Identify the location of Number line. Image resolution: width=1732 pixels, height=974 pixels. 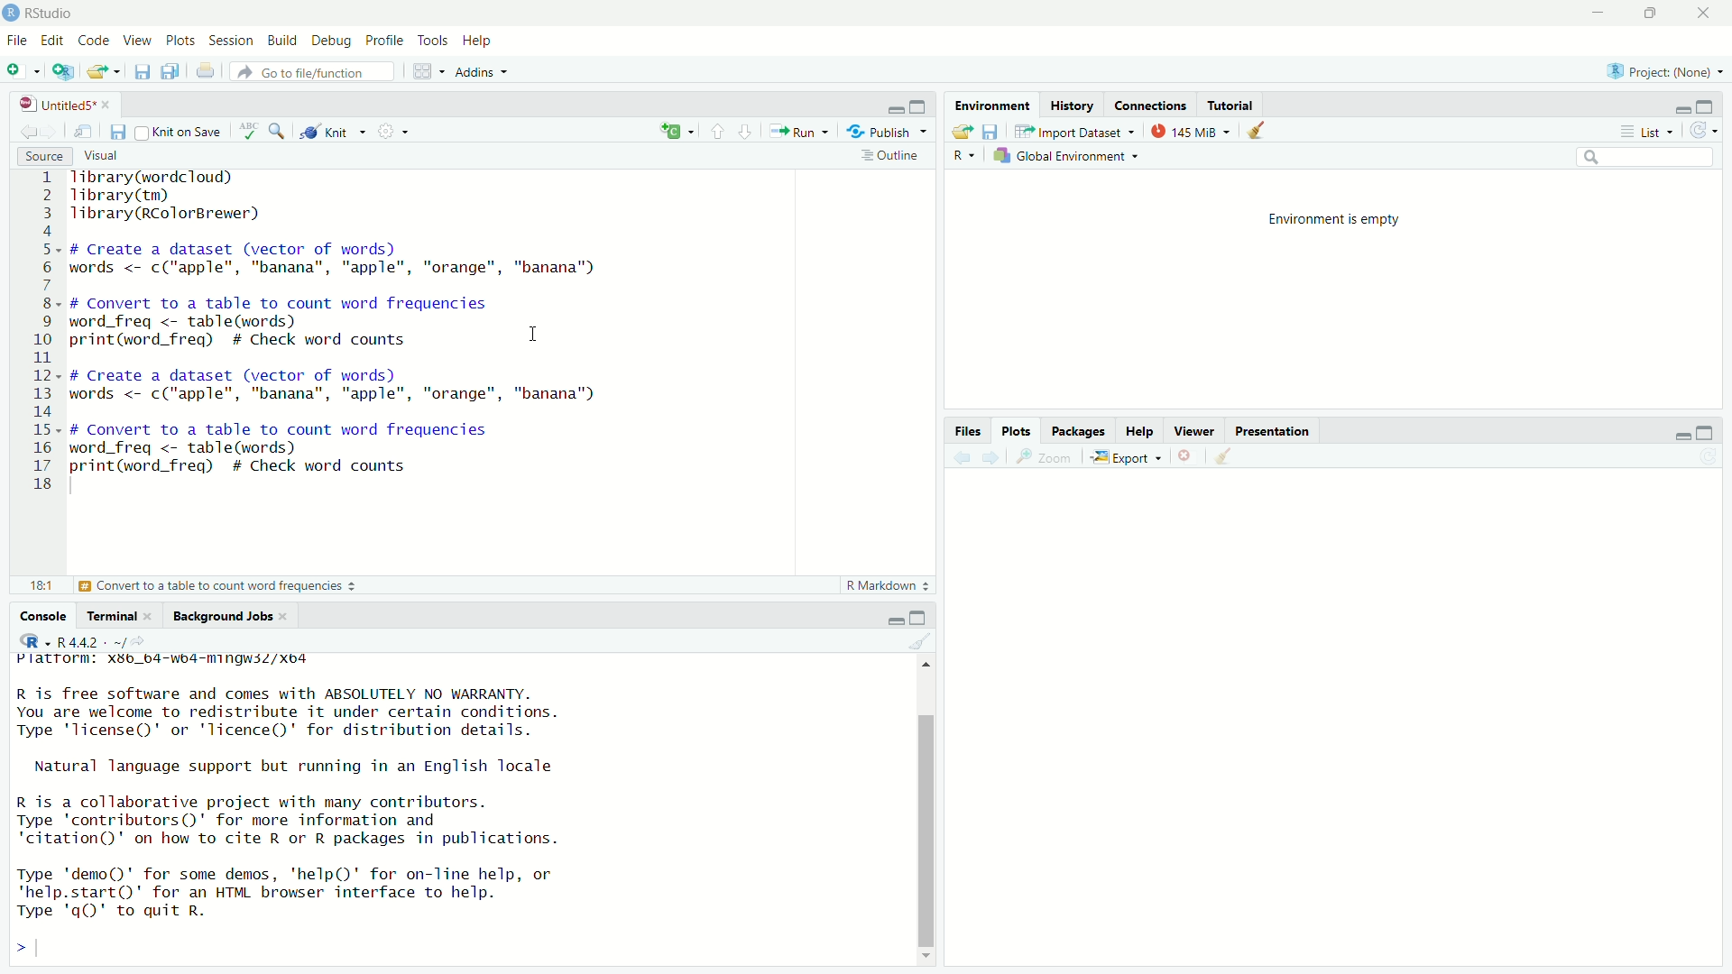
(43, 332).